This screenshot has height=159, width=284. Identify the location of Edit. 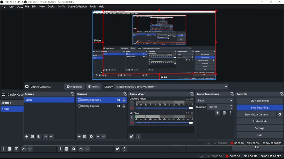
(34, 6).